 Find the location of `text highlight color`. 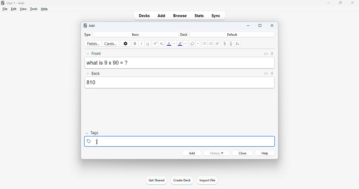

text highlight color is located at coordinates (180, 44).